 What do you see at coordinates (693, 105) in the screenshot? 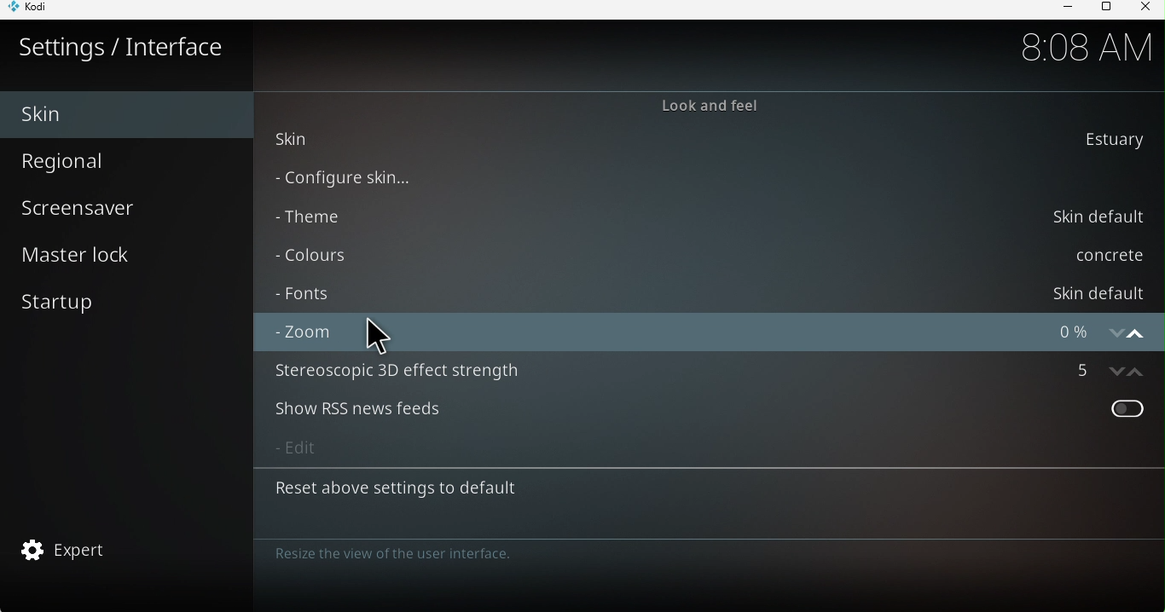
I see `Look and feel` at bounding box center [693, 105].